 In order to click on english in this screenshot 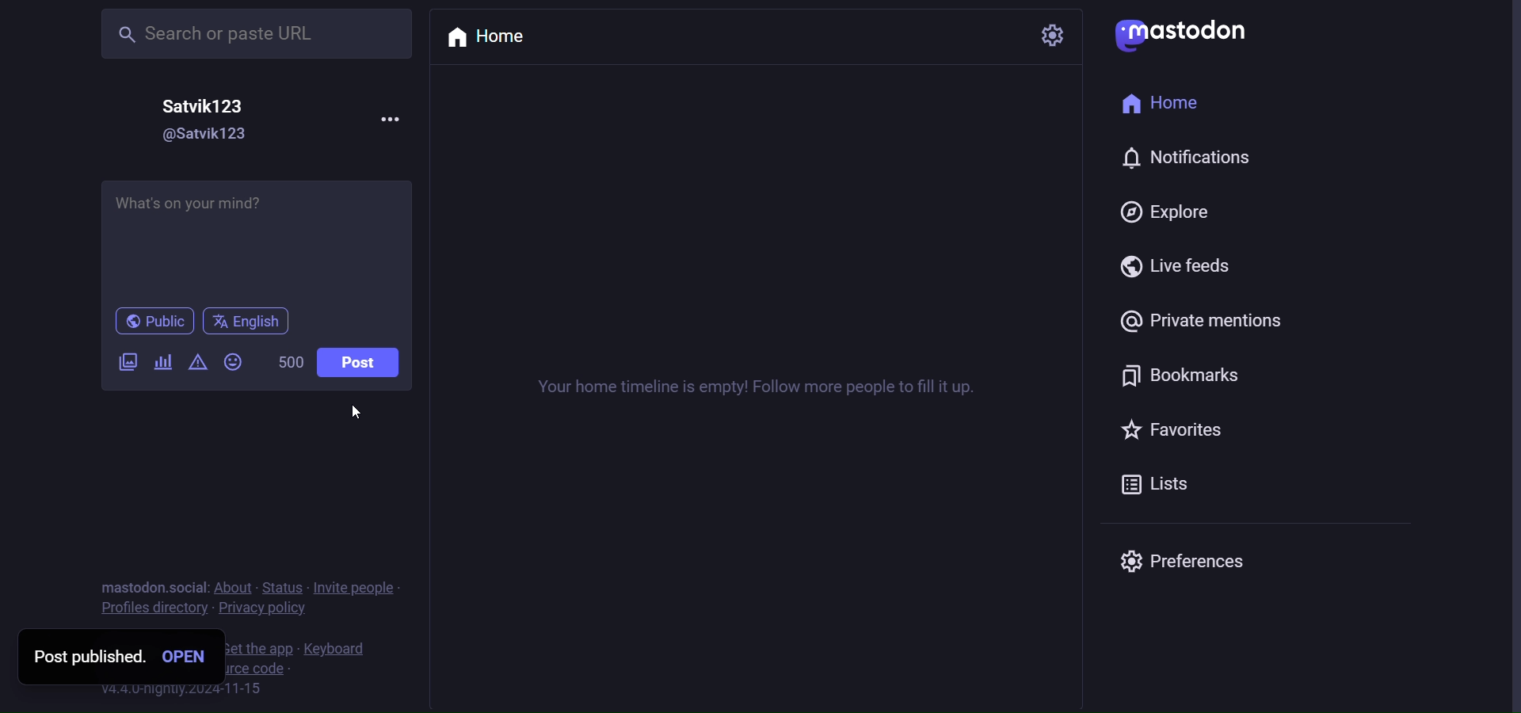, I will do `click(245, 322)`.